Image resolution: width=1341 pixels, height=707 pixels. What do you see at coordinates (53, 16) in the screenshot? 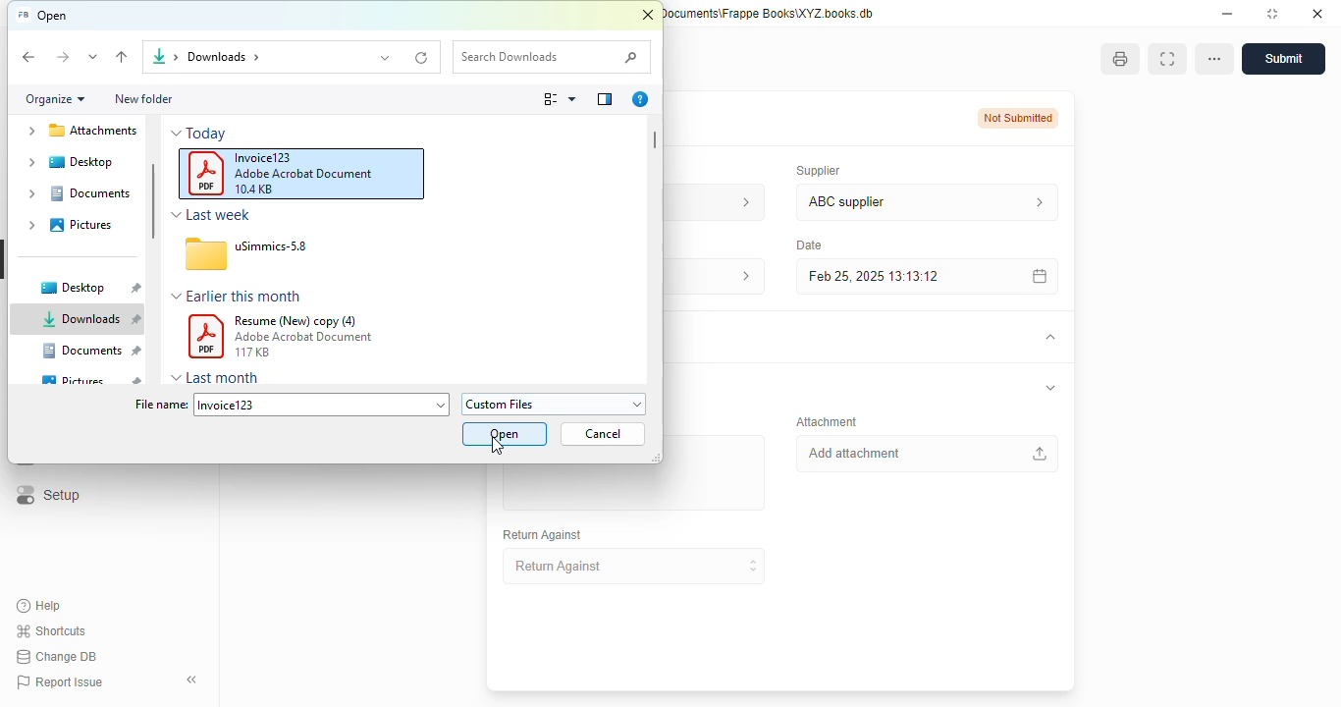
I see `open` at bounding box center [53, 16].